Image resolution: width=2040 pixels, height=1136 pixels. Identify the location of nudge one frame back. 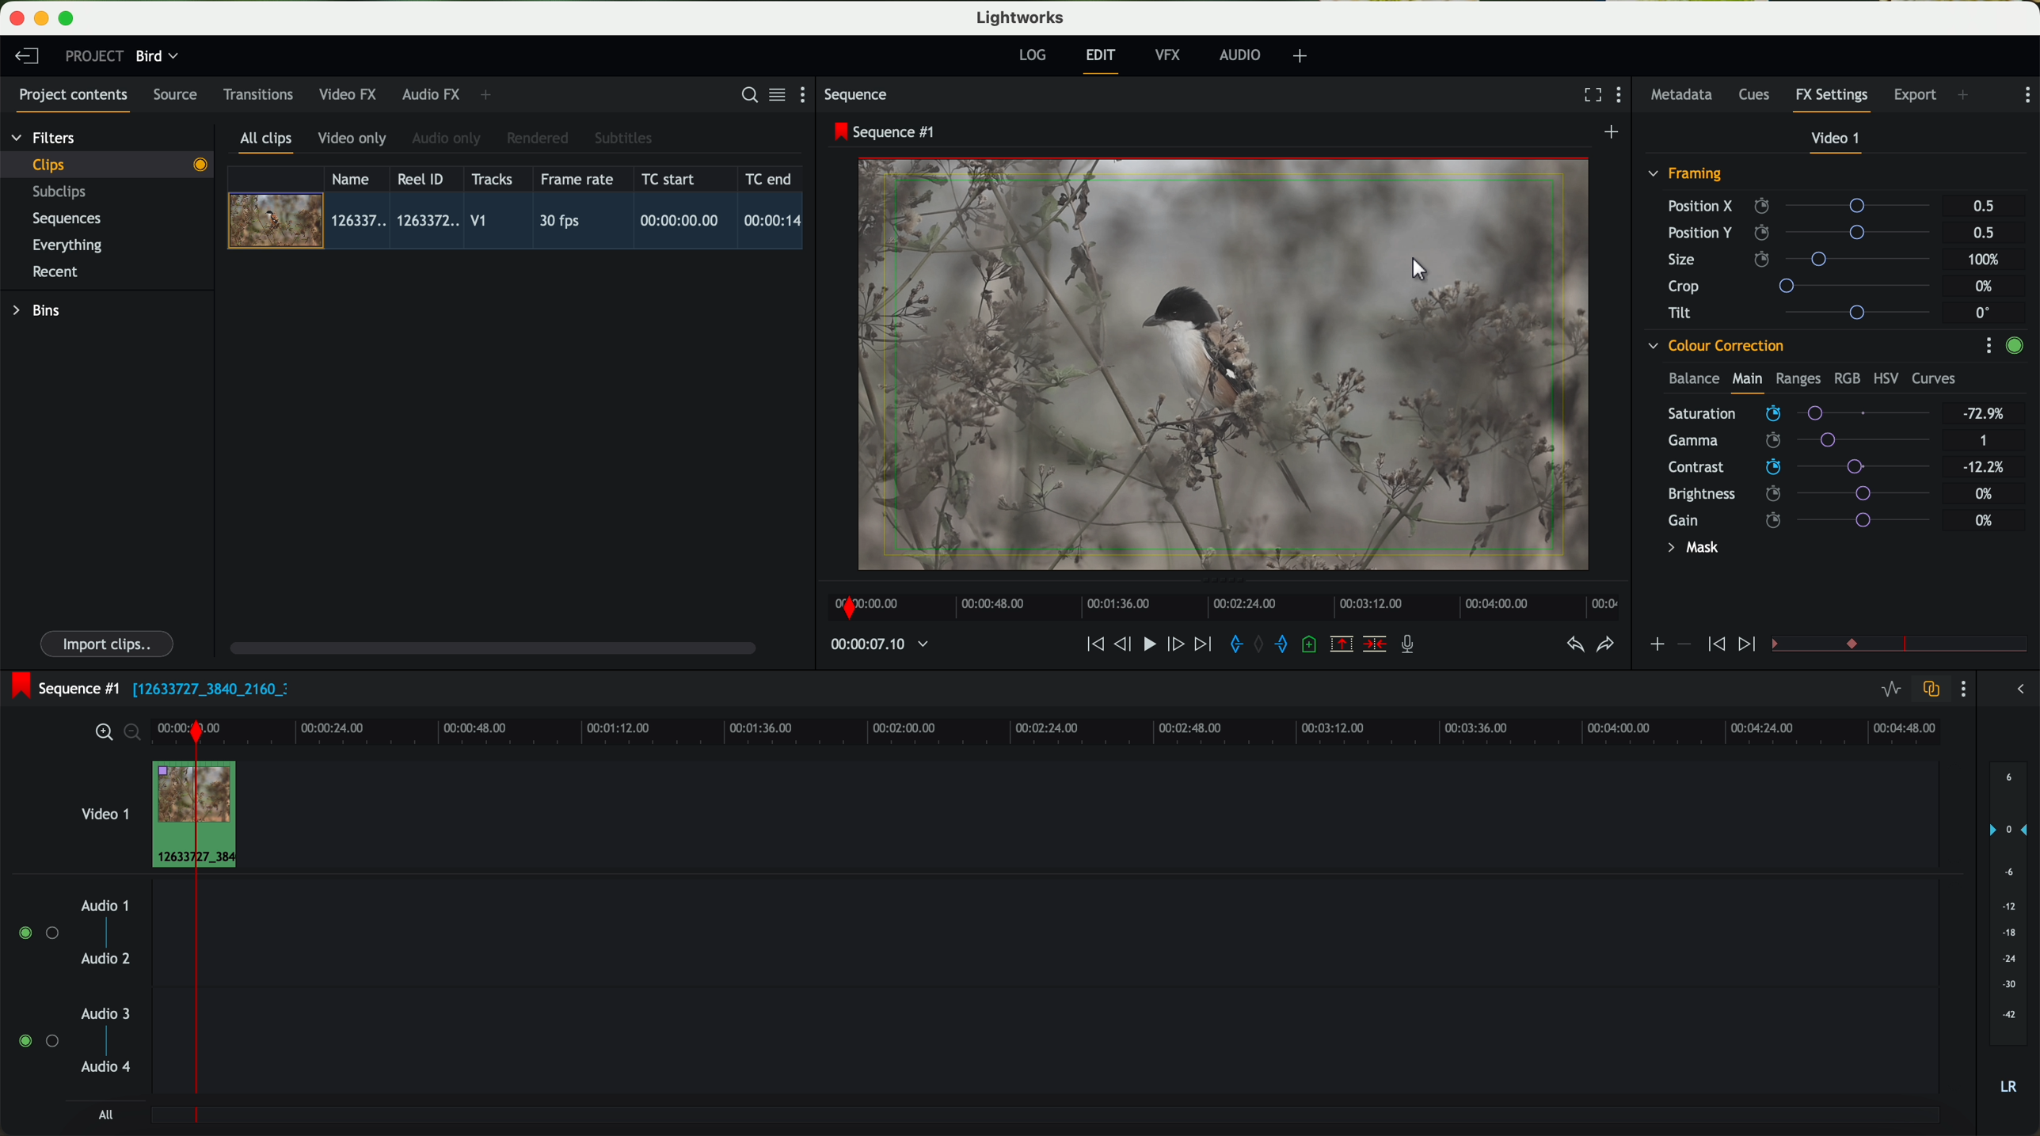
(1125, 646).